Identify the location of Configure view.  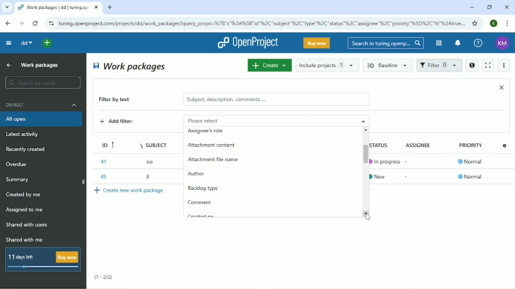
(506, 145).